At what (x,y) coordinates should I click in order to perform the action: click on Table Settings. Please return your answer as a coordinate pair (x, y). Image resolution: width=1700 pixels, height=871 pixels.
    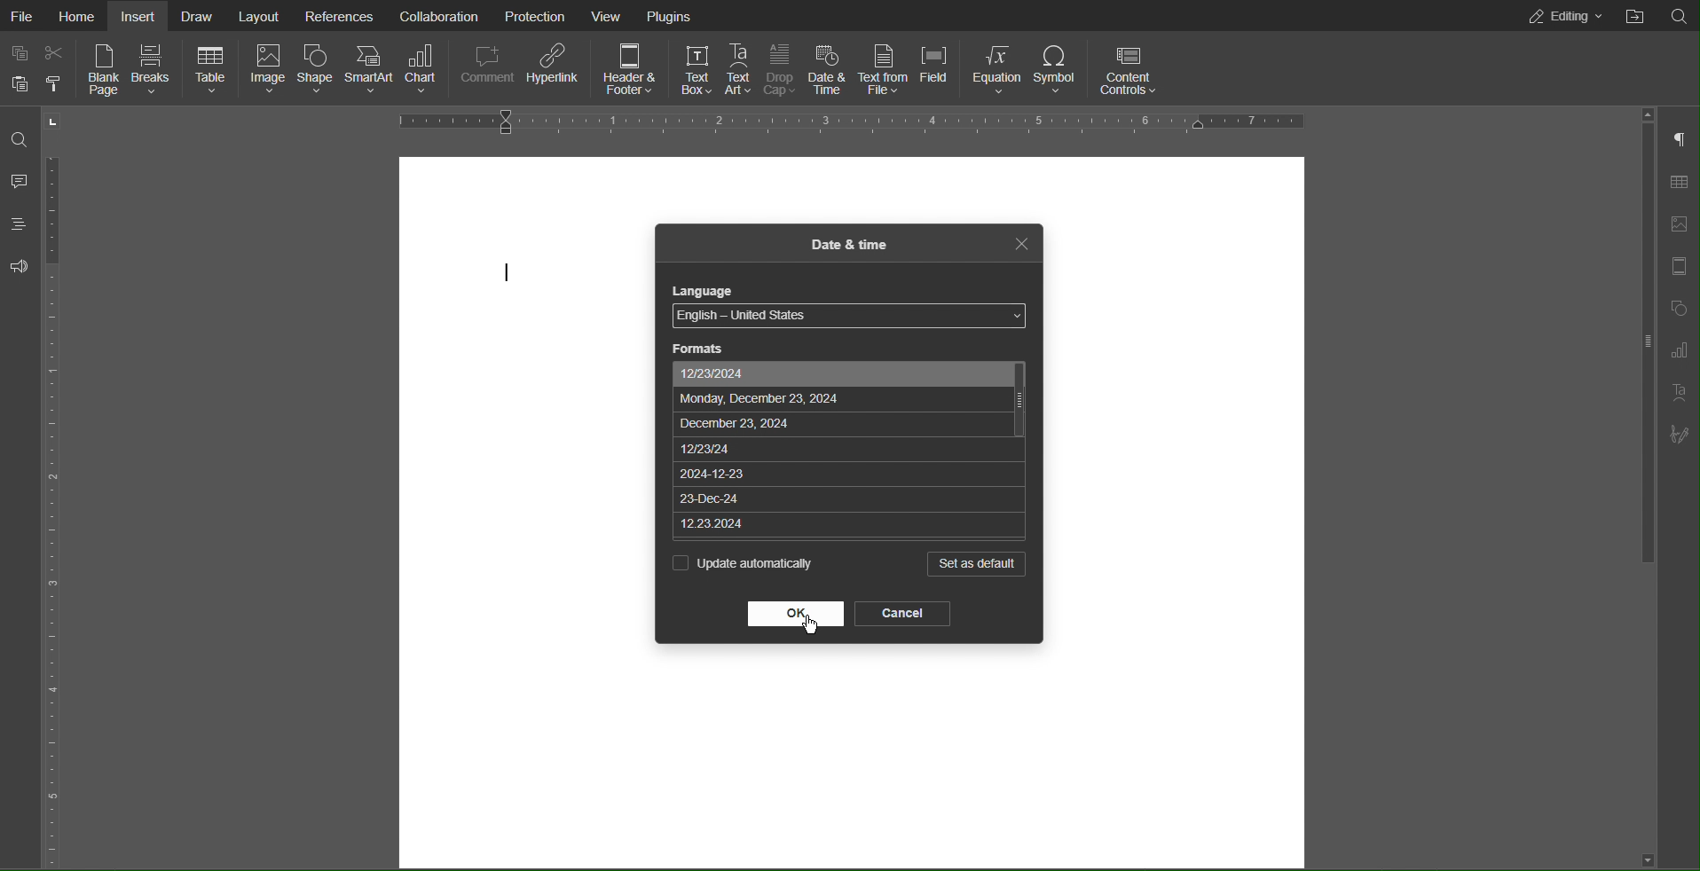
    Looking at the image, I should click on (1680, 184).